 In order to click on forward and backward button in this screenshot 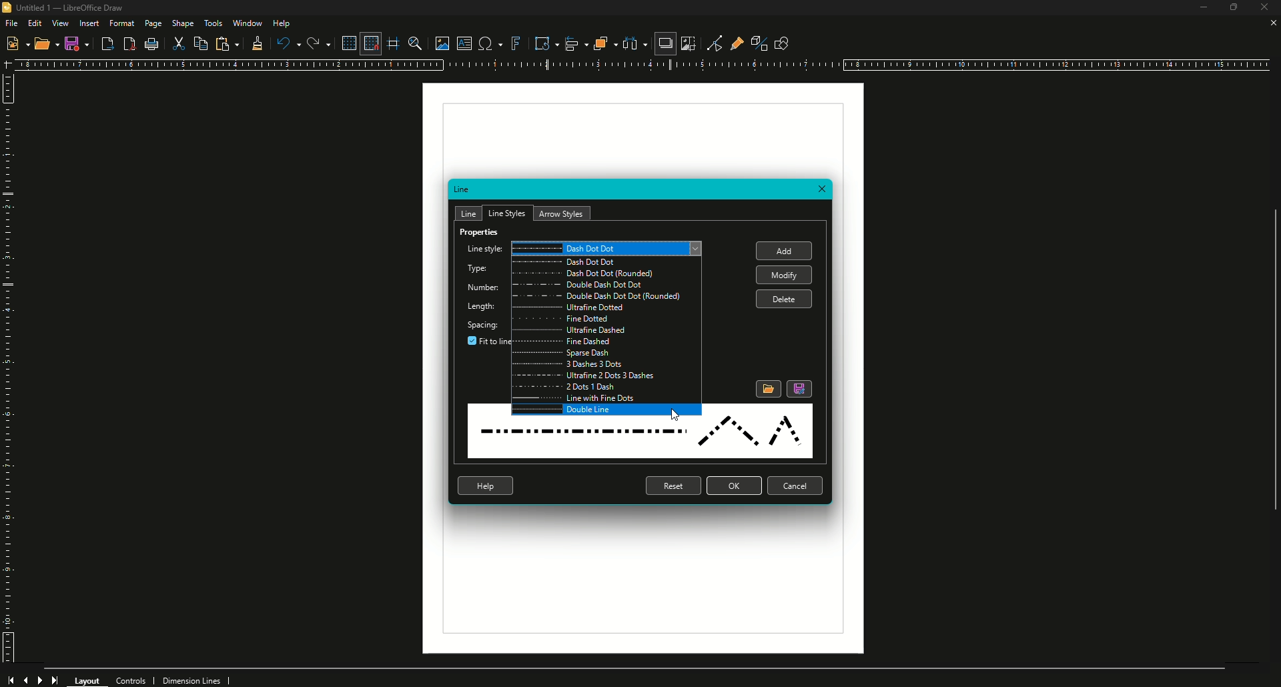, I will do `click(34, 678)`.